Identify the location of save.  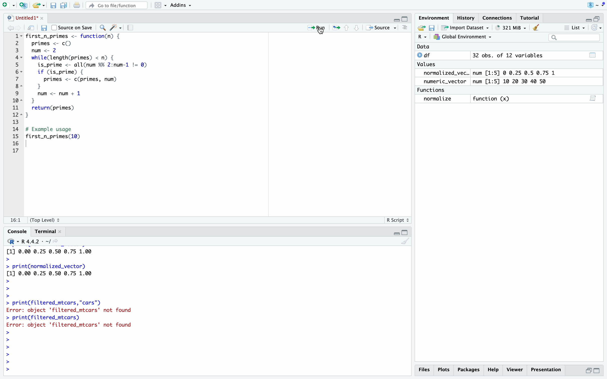
(433, 27).